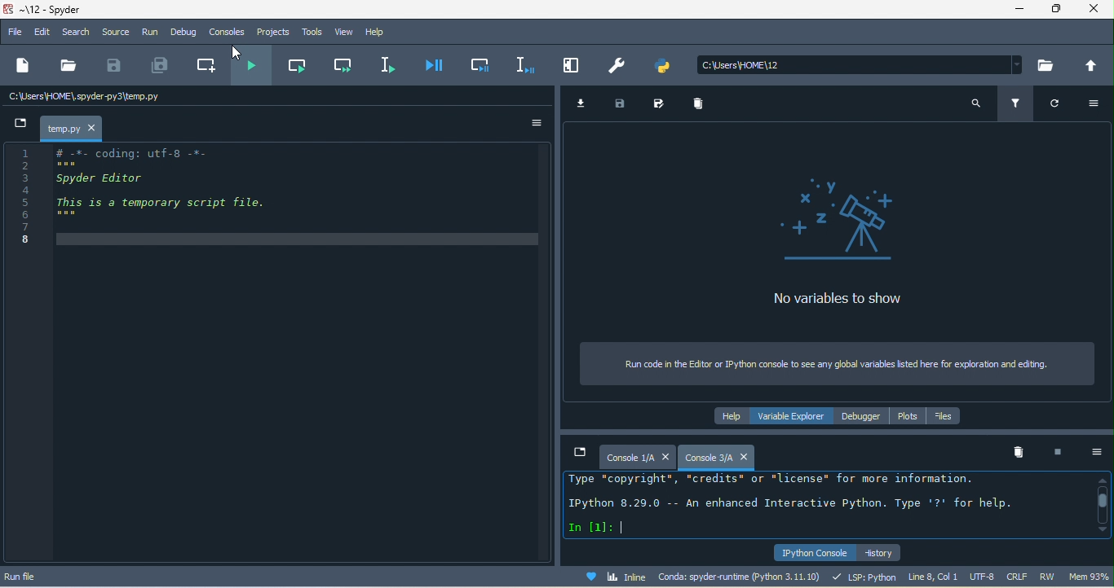 The width and height of the screenshot is (1114, 588). Describe the element at coordinates (833, 242) in the screenshot. I see `no variables to show` at that location.